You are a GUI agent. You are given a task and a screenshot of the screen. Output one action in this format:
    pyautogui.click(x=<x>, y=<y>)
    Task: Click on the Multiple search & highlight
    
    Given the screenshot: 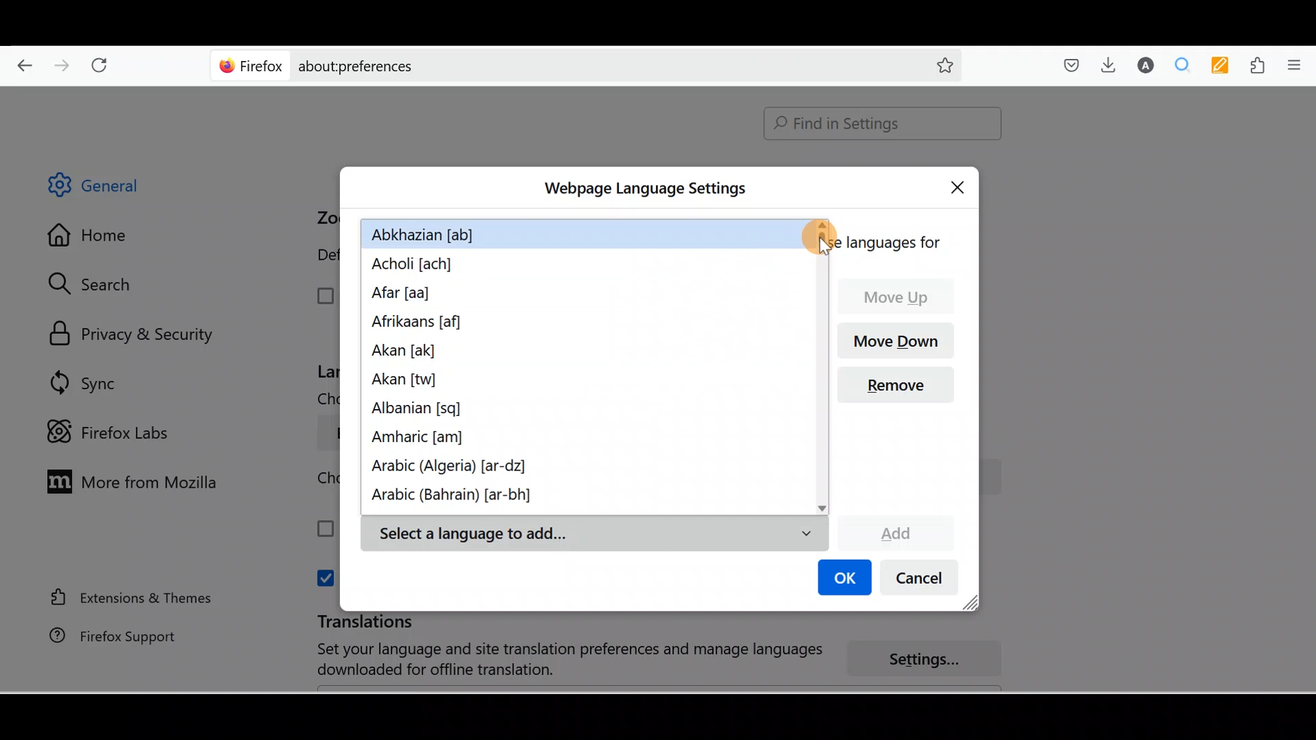 What is the action you would take?
    pyautogui.click(x=1183, y=64)
    